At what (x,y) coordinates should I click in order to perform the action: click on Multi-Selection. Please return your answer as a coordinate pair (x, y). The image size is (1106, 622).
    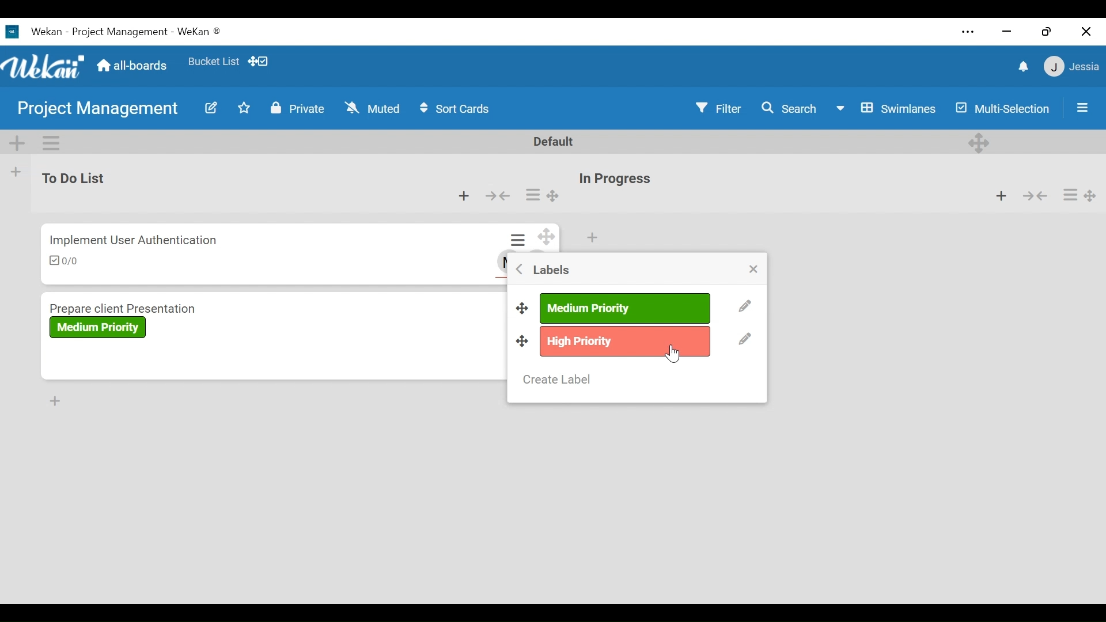
    Looking at the image, I should click on (1001, 108).